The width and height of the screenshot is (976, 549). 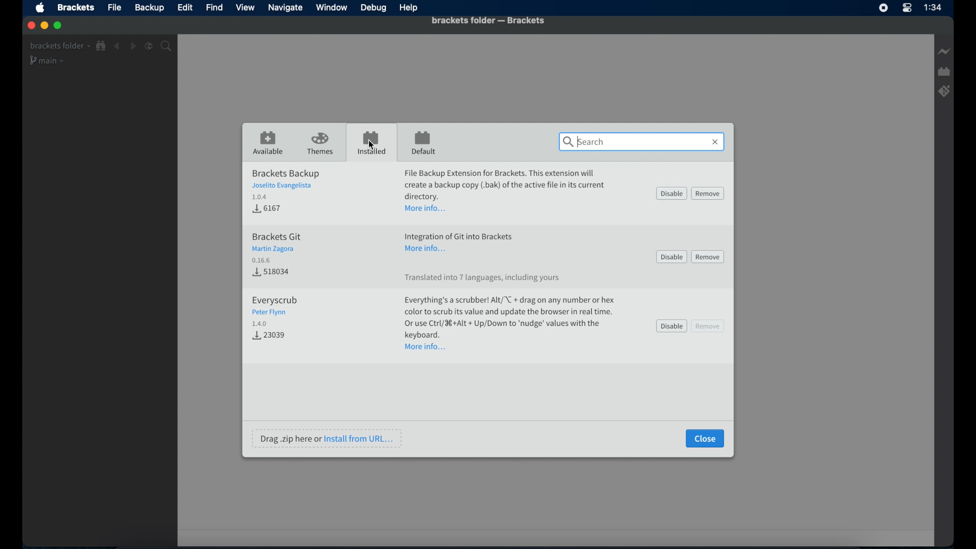 What do you see at coordinates (215, 8) in the screenshot?
I see `Find` at bounding box center [215, 8].